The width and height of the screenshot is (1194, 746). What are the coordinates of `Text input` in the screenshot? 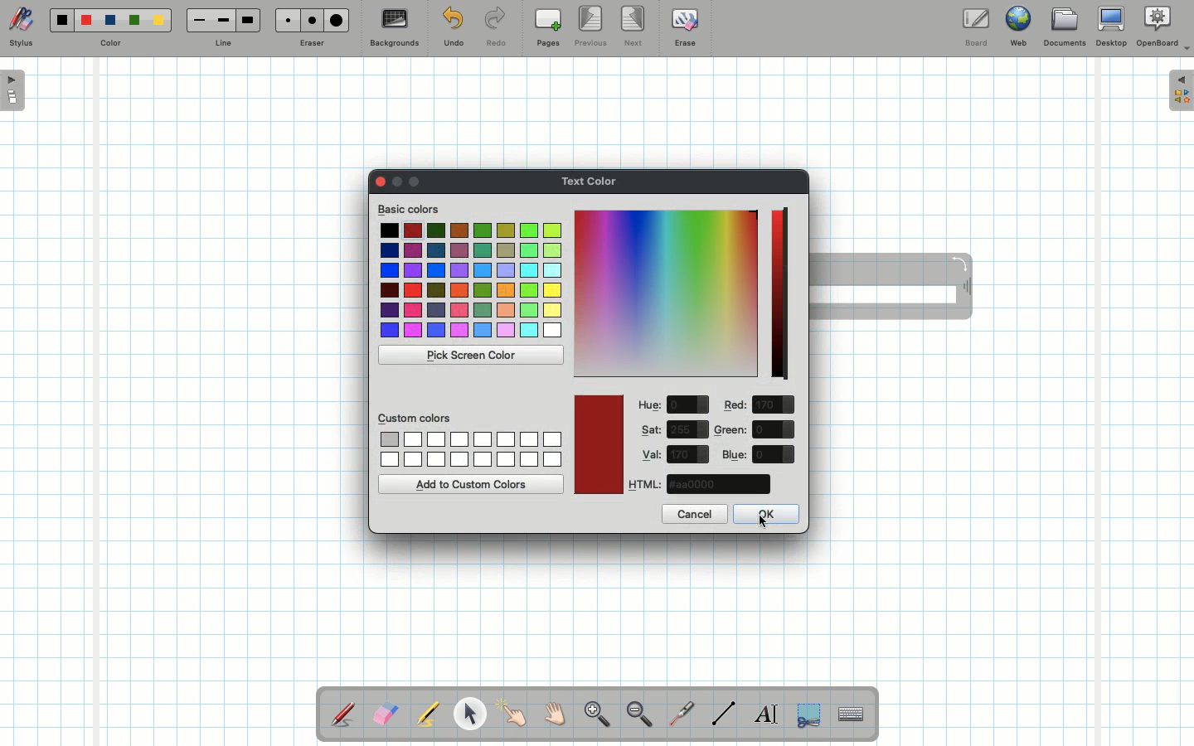 It's located at (852, 710).